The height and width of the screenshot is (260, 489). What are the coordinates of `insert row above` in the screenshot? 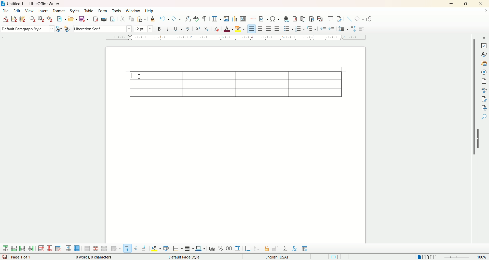 It's located at (6, 247).